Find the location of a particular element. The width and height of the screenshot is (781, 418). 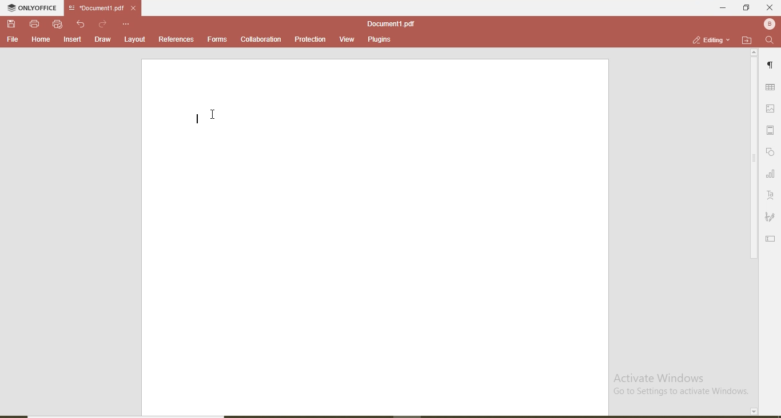

page down is located at coordinates (752, 412).